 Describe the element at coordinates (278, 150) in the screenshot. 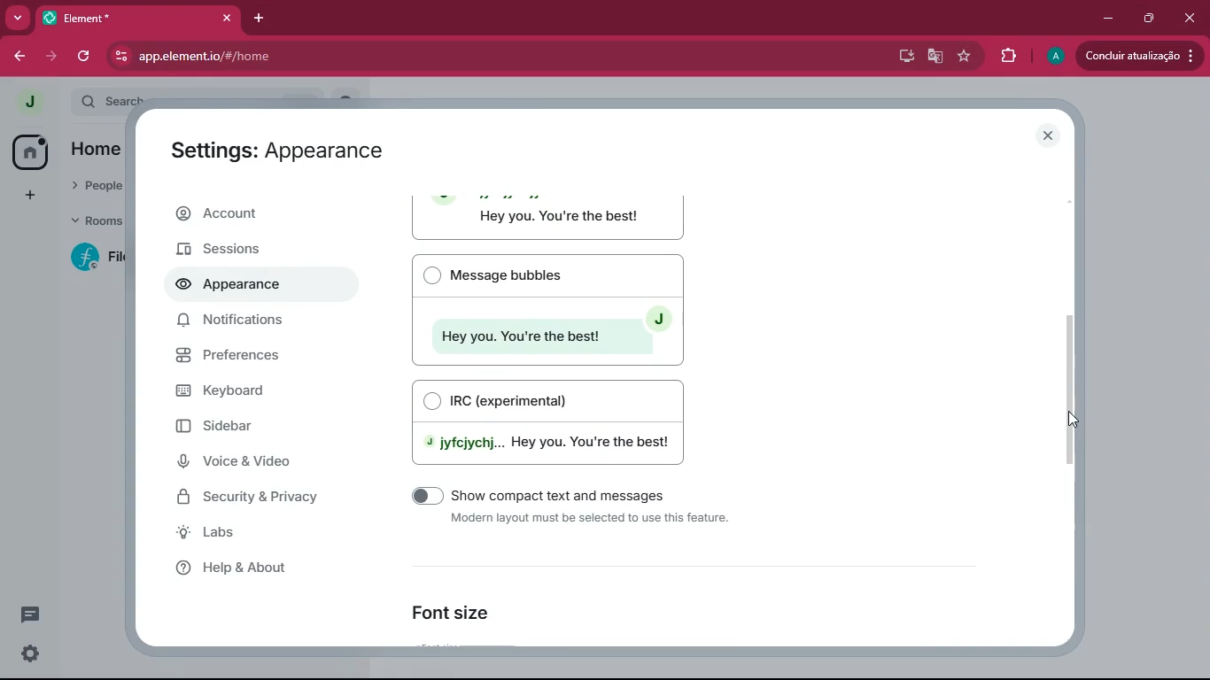

I see `Settings: Appearance` at that location.